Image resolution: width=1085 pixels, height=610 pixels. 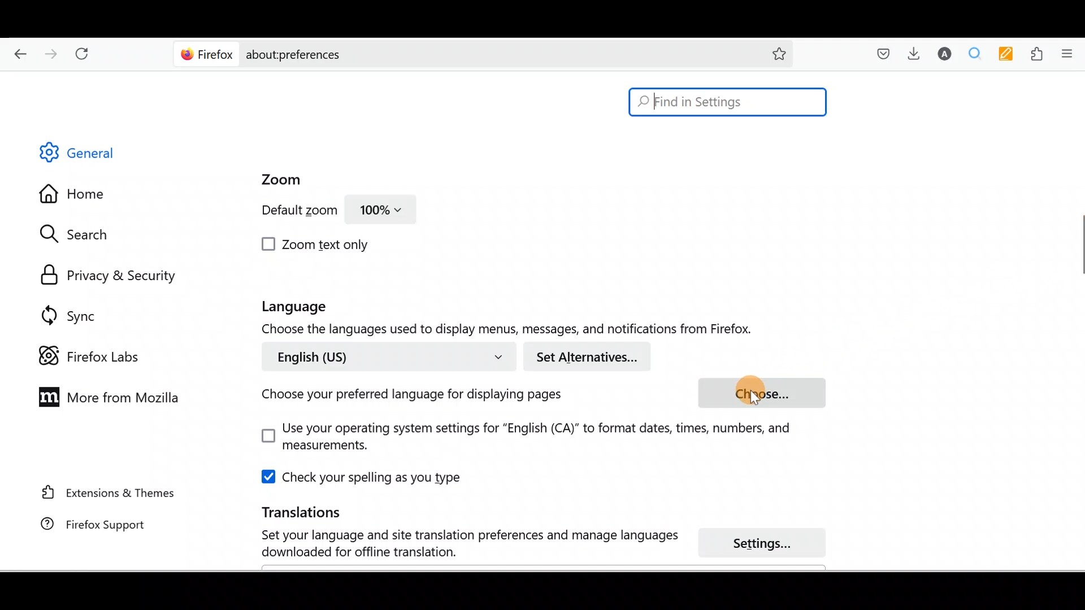 I want to click on Multi keywords highlighter, so click(x=1009, y=55).